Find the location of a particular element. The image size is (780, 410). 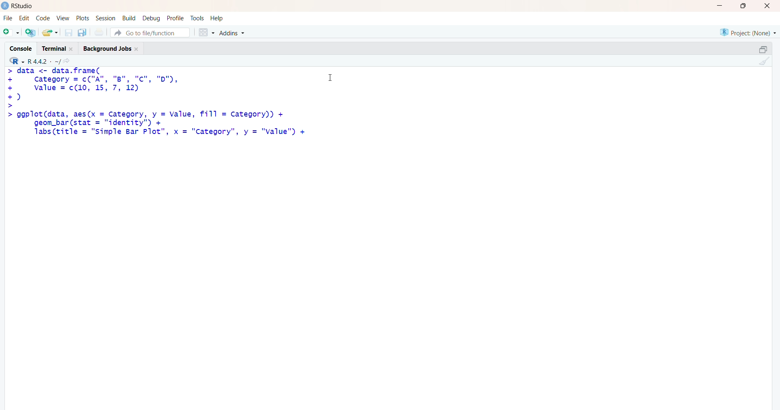

edit is located at coordinates (24, 18).